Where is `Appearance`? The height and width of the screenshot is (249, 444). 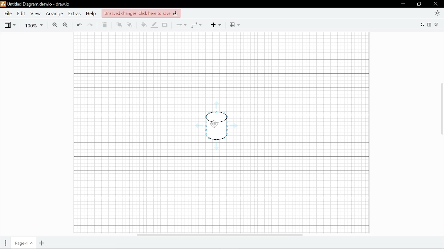 Appearance is located at coordinates (436, 13).